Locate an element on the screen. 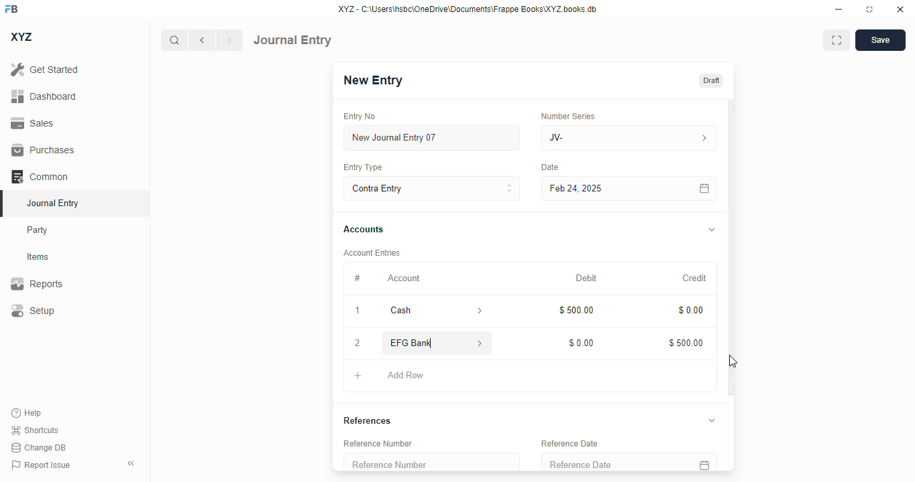 Image resolution: width=915 pixels, height=482 pixels. party is located at coordinates (39, 230).